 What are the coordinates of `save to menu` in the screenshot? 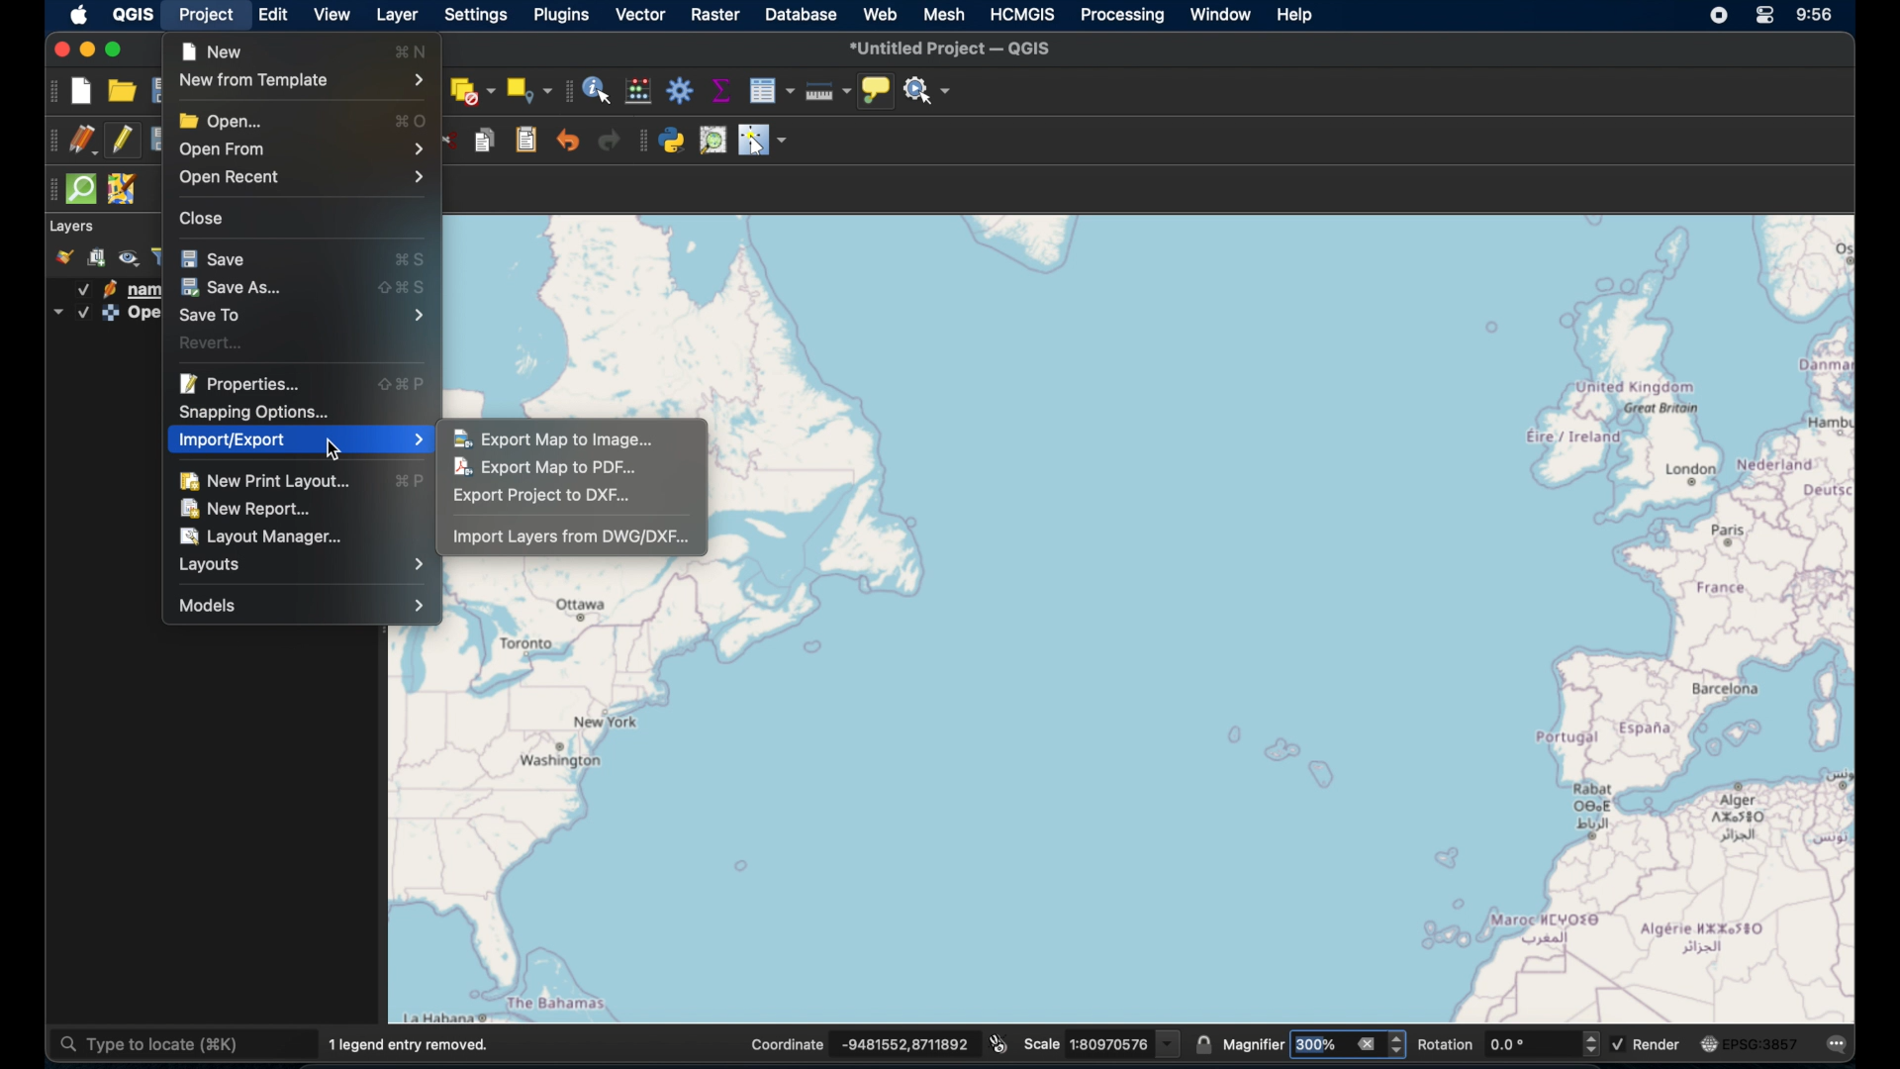 It's located at (303, 315).